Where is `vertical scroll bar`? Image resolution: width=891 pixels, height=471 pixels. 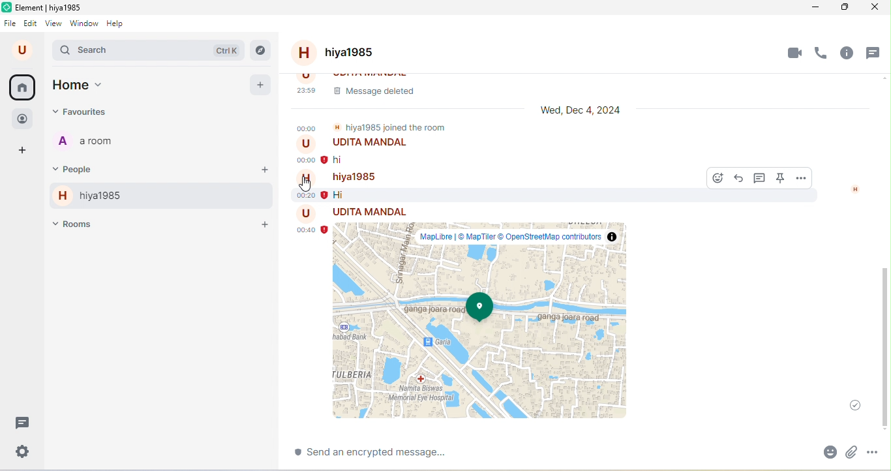
vertical scroll bar is located at coordinates (883, 340).